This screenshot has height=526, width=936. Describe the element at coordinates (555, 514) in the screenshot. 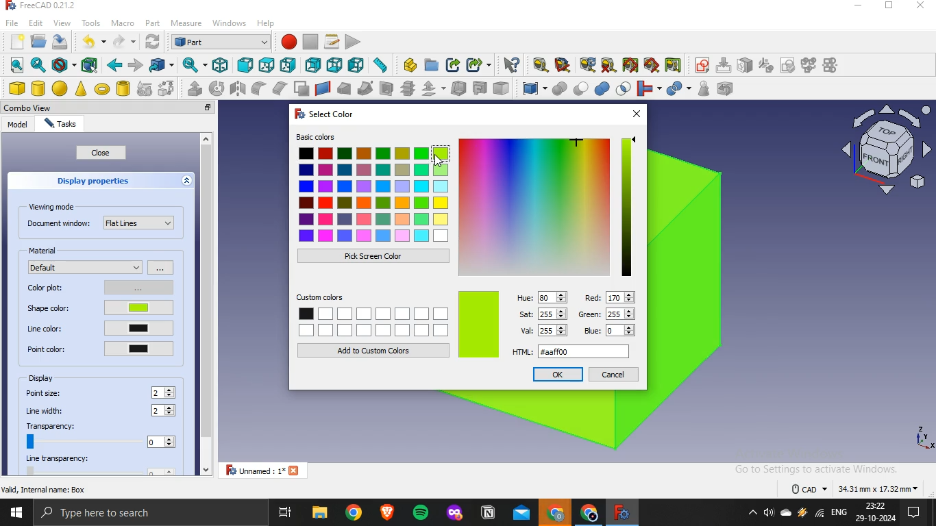

I see `google chrome` at that location.